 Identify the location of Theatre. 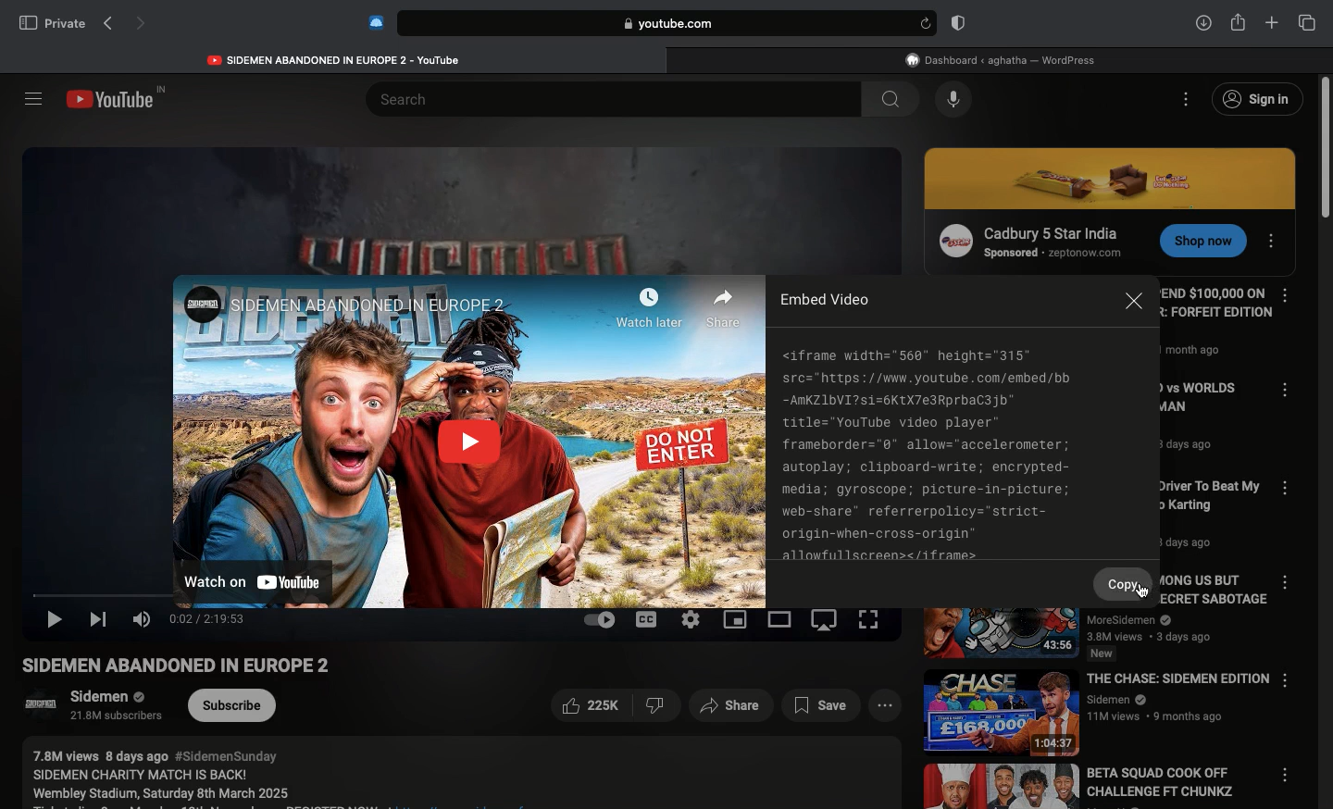
(781, 620).